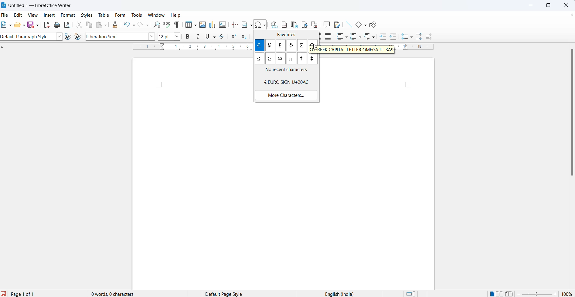 Image resolution: width=575 pixels, height=297 pixels. What do you see at coordinates (116, 25) in the screenshot?
I see `clone formatting` at bounding box center [116, 25].